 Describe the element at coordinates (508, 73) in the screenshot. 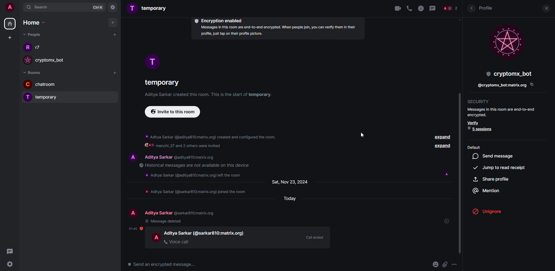

I see `bot` at that location.